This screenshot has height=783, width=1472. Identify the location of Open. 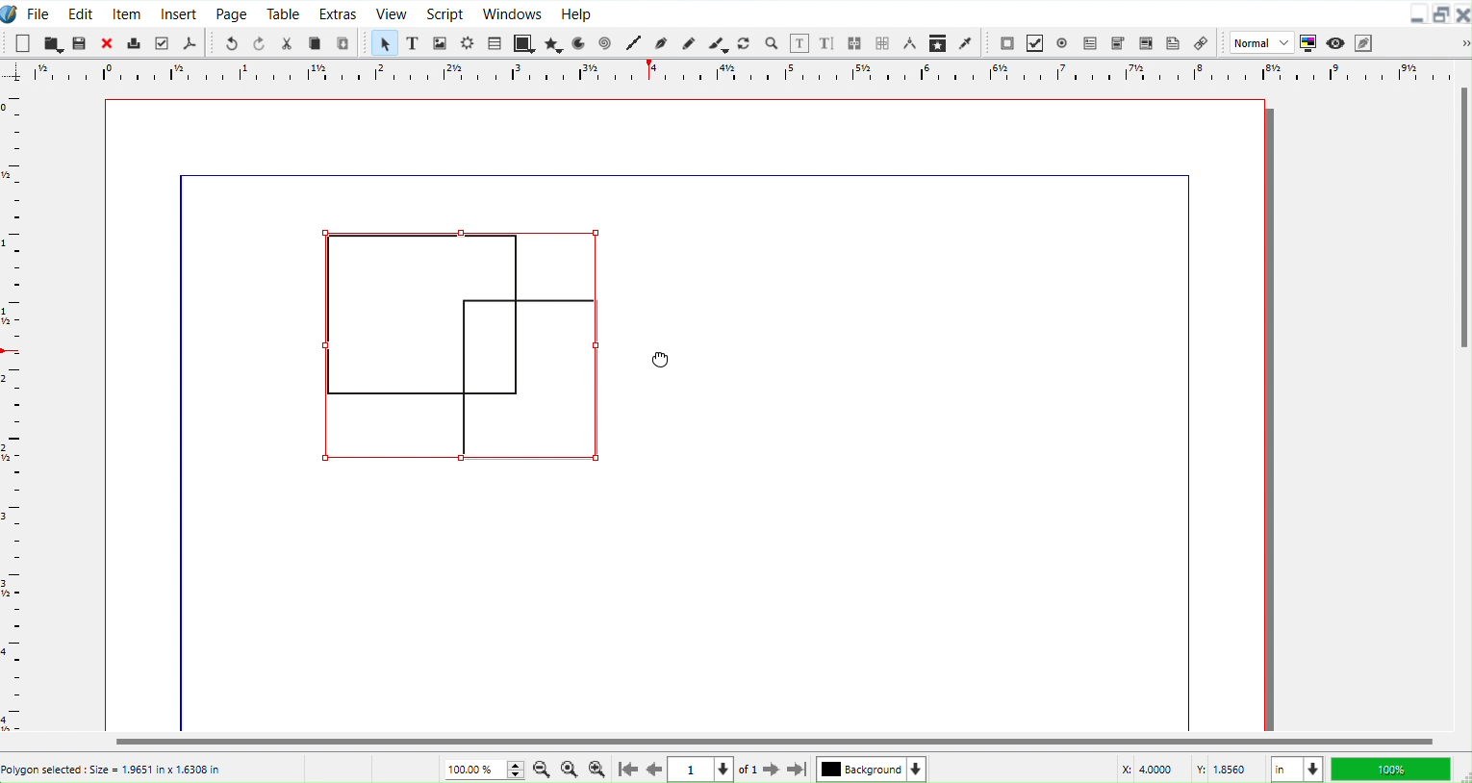
(54, 42).